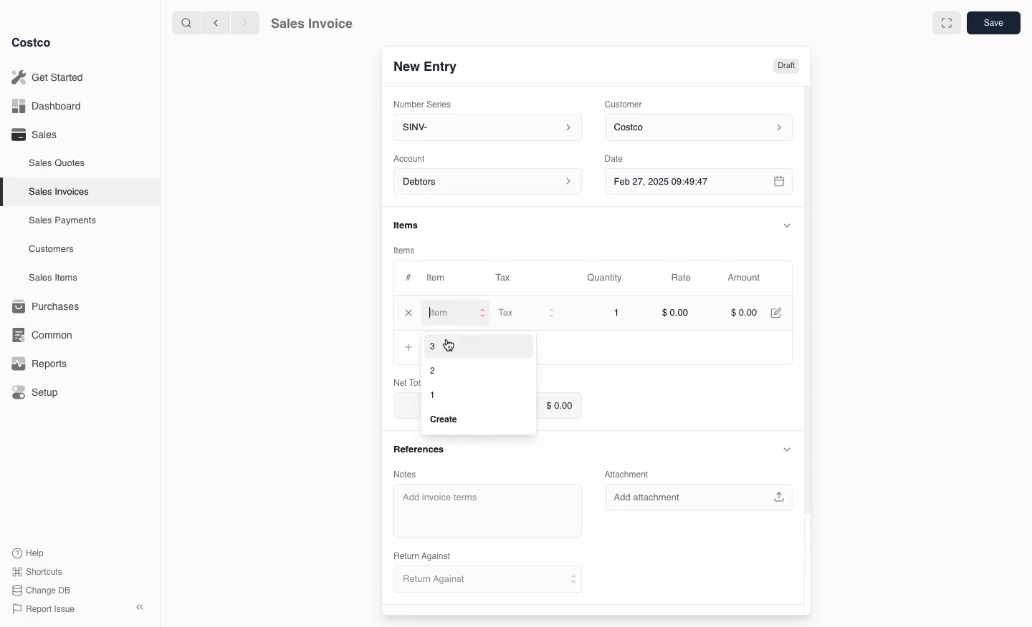 This screenshot has height=627, width=1032. I want to click on Reports, so click(37, 364).